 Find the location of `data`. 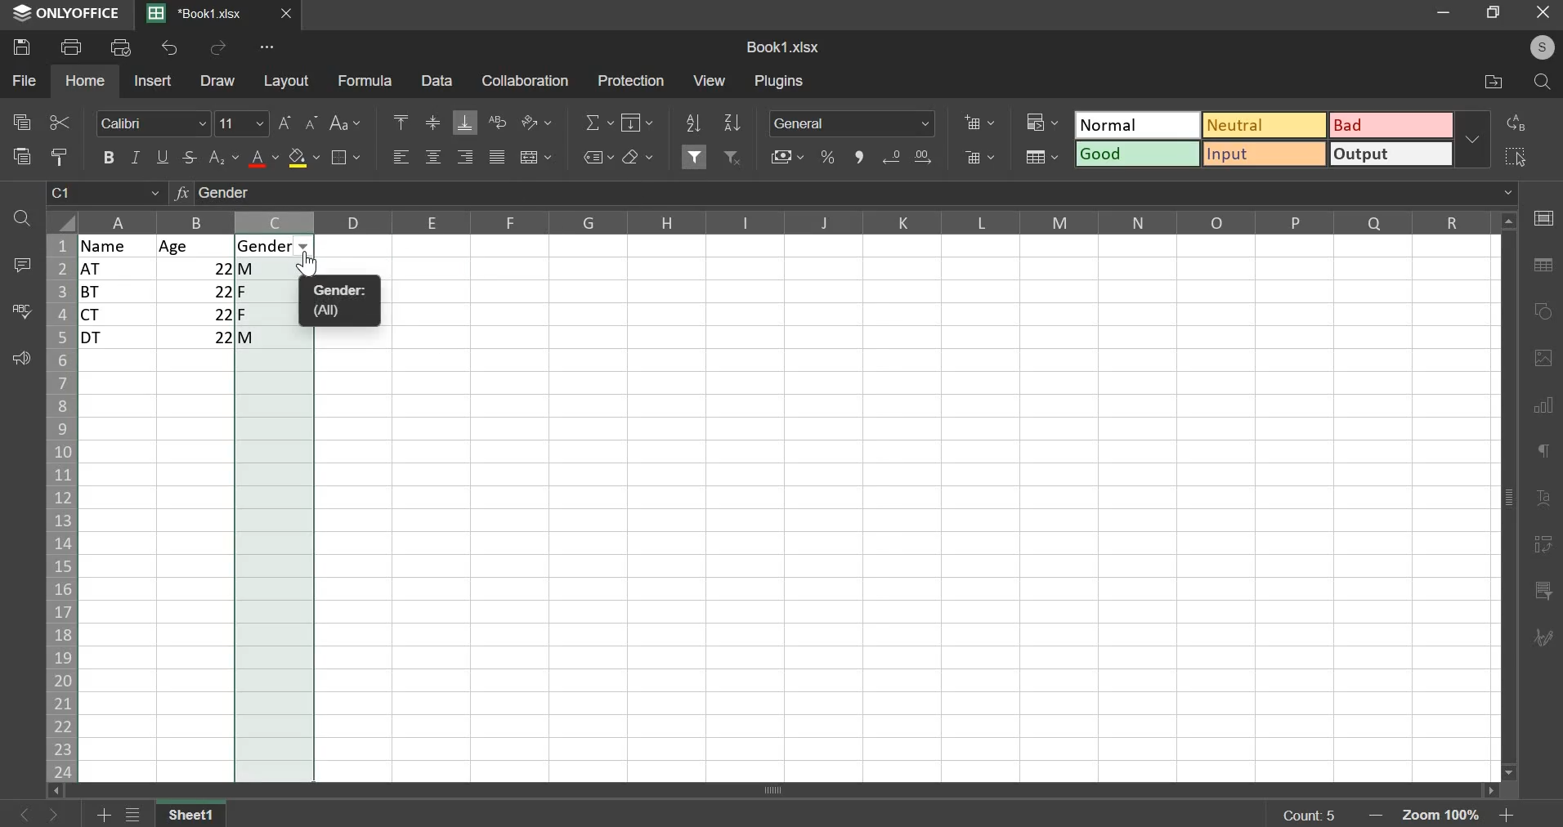

data is located at coordinates (435, 80).